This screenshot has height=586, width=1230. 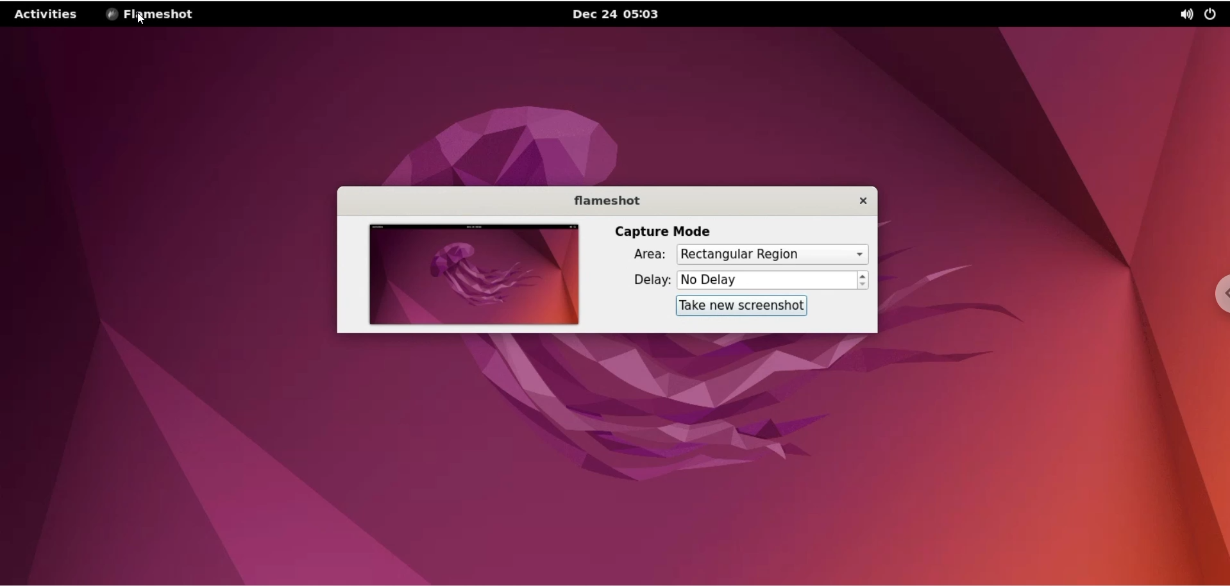 What do you see at coordinates (47, 14) in the screenshot?
I see `activities ` at bounding box center [47, 14].